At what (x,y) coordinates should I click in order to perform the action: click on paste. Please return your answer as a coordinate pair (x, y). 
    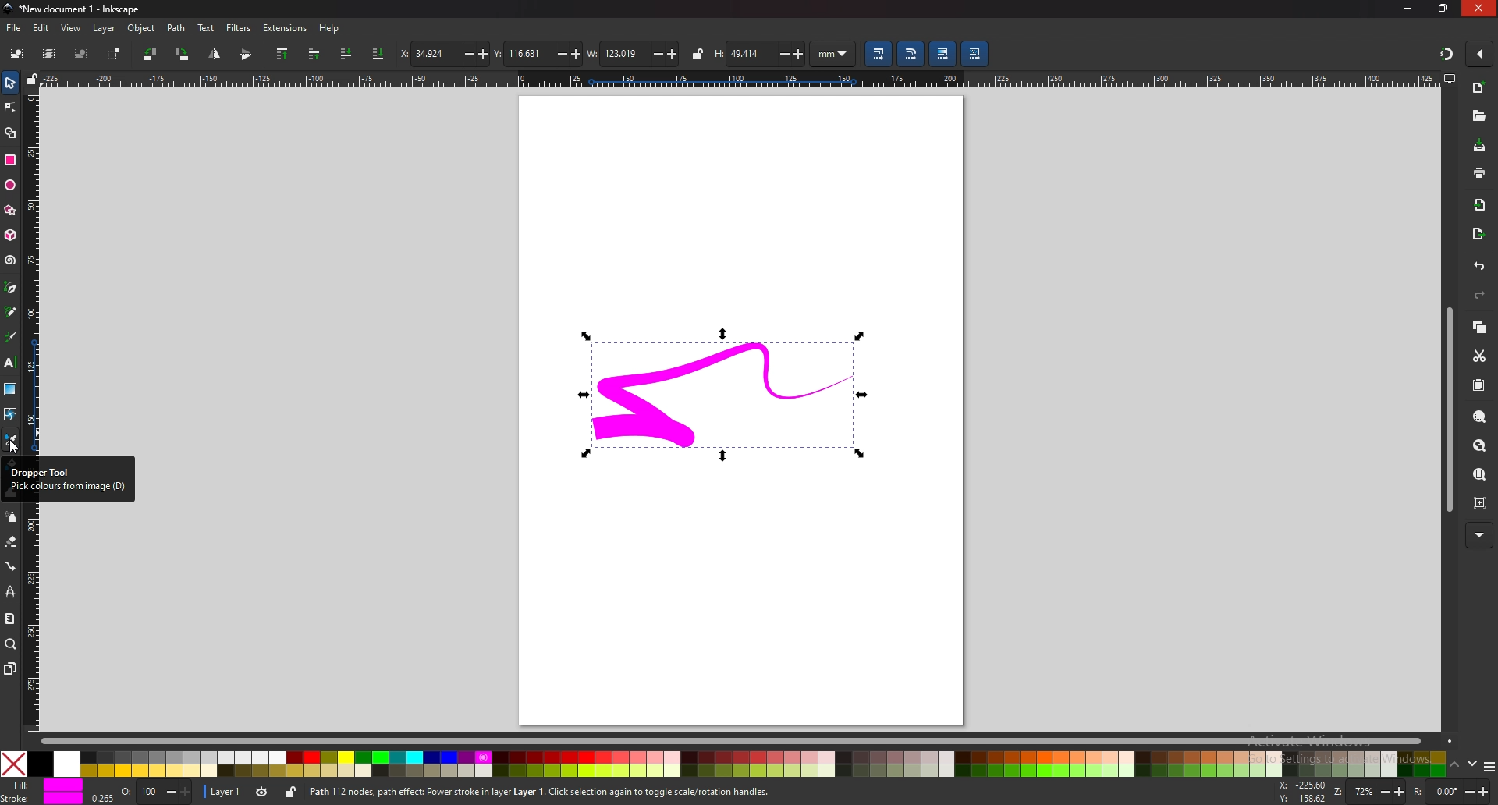
    Looking at the image, I should click on (1482, 384).